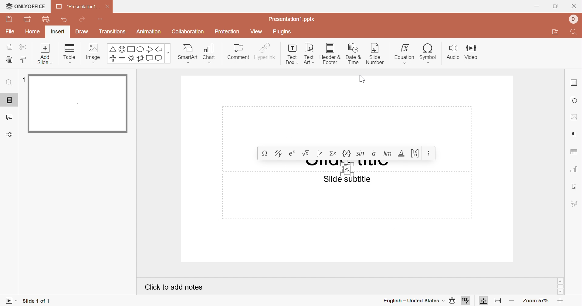  What do you see at coordinates (44, 60) in the screenshot?
I see `add slide with theme` at bounding box center [44, 60].